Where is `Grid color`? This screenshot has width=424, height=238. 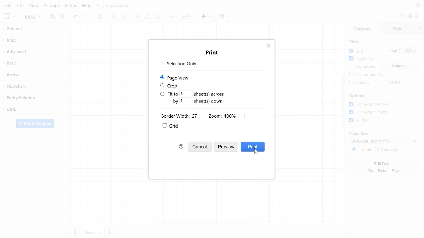 Grid color is located at coordinates (411, 51).